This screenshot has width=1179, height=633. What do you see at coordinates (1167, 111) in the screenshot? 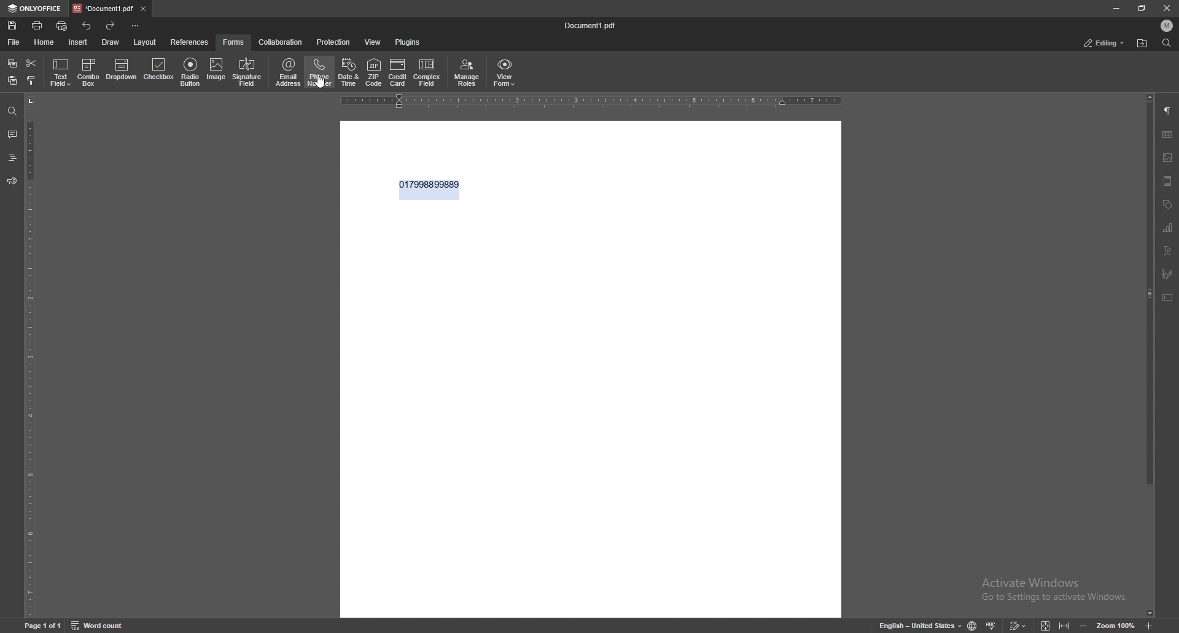
I see `paragraph` at bounding box center [1167, 111].